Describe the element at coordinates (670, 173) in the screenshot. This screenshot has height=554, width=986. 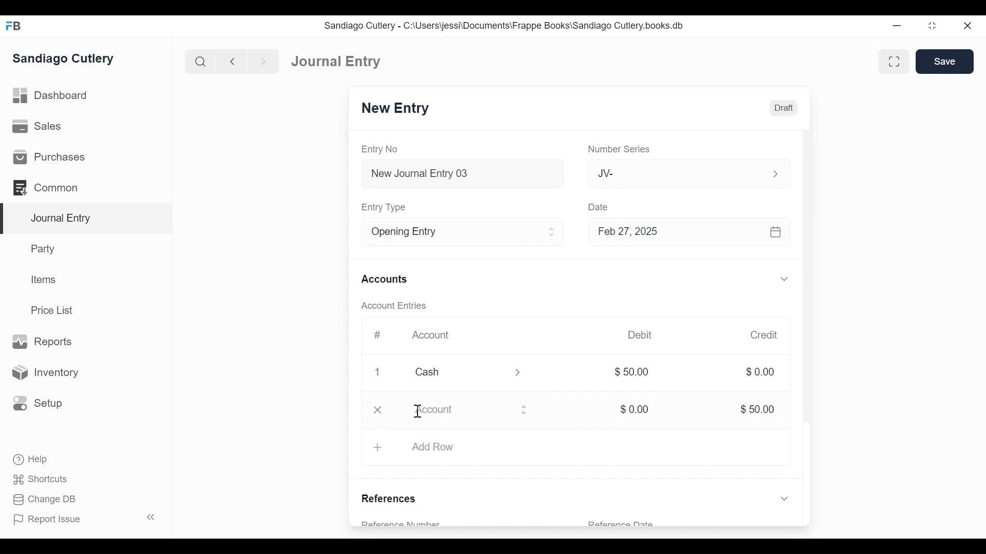
I see `JV-` at that location.